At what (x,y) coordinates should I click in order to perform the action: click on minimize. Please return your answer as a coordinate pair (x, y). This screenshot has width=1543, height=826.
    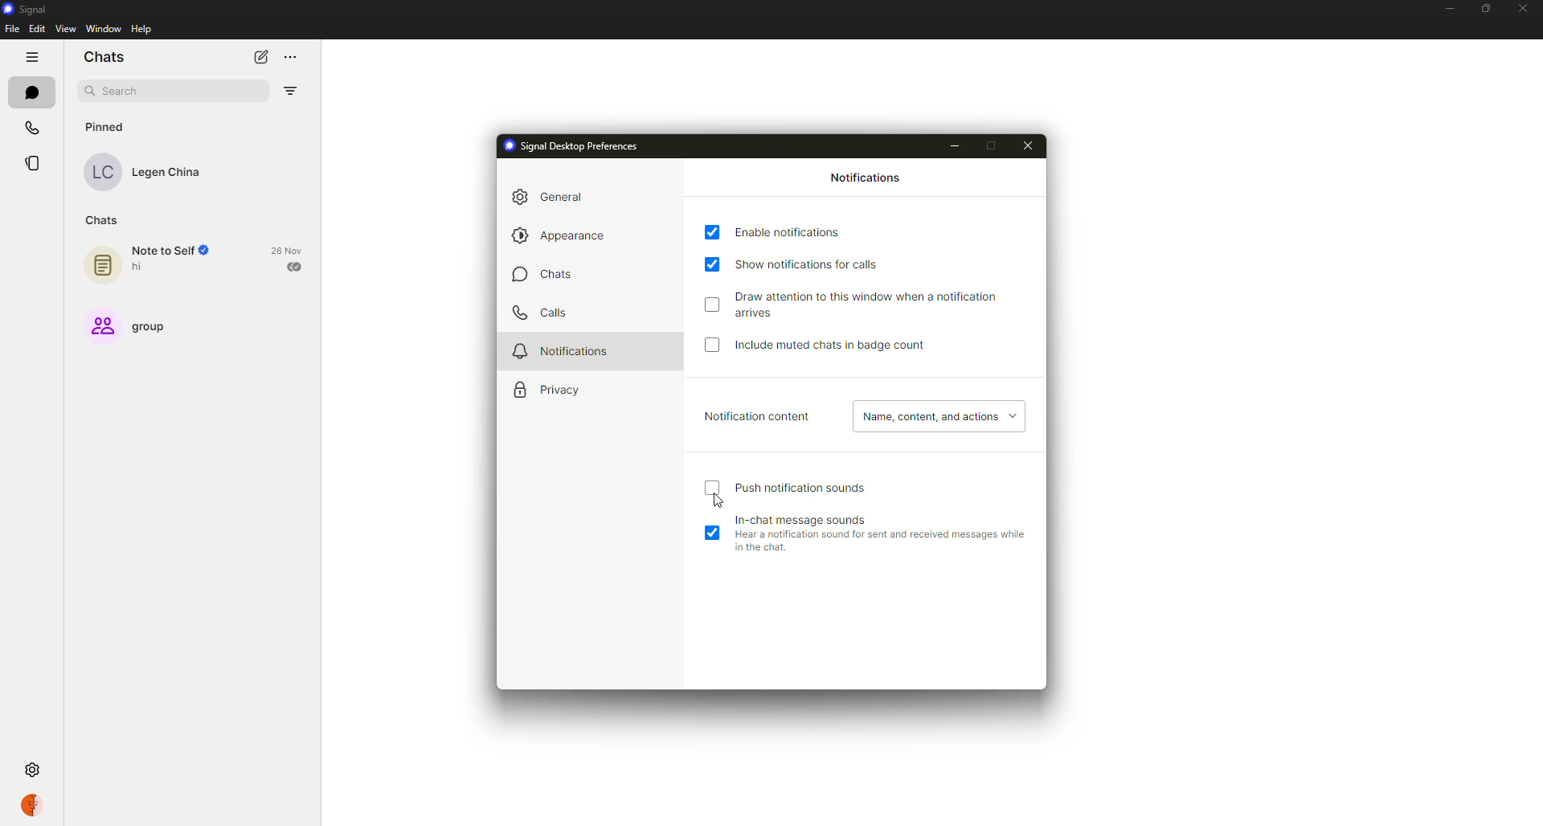
    Looking at the image, I should click on (956, 143).